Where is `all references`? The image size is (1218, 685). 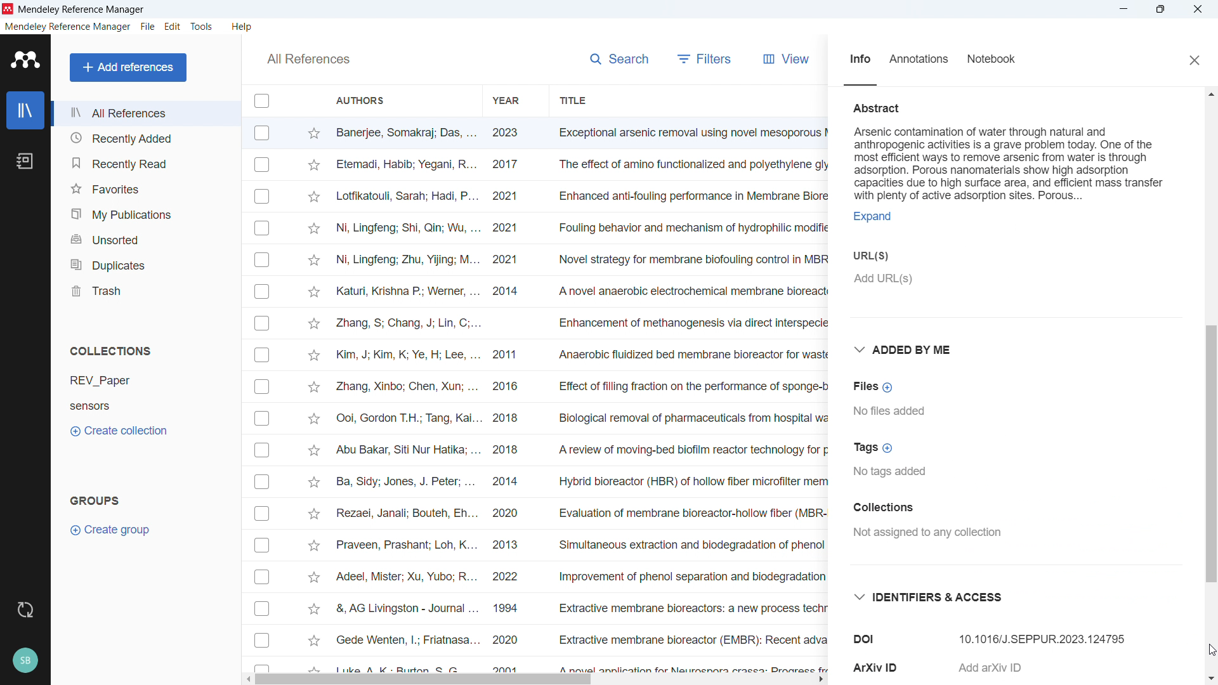
all references is located at coordinates (307, 59).